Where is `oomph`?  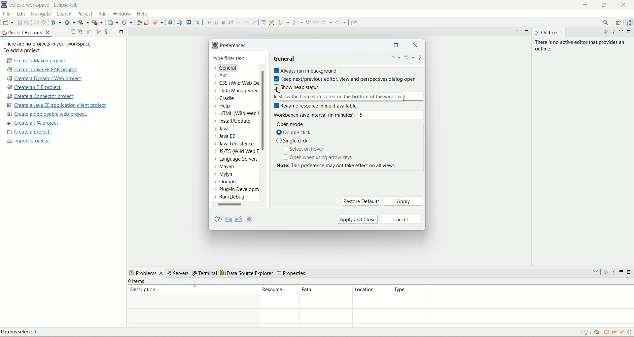
oomph is located at coordinates (226, 182).